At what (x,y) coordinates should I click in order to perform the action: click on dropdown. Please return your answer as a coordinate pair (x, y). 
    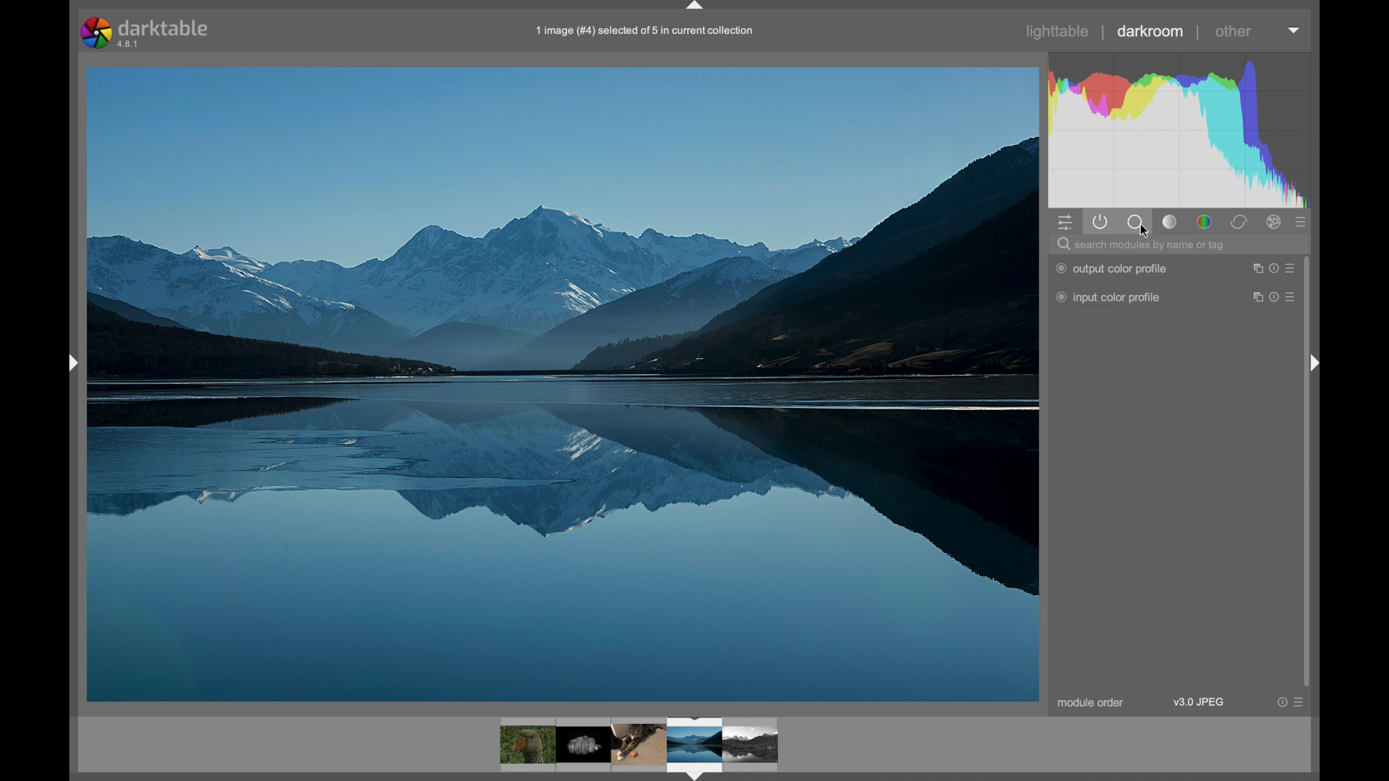
    Looking at the image, I should click on (1294, 30).